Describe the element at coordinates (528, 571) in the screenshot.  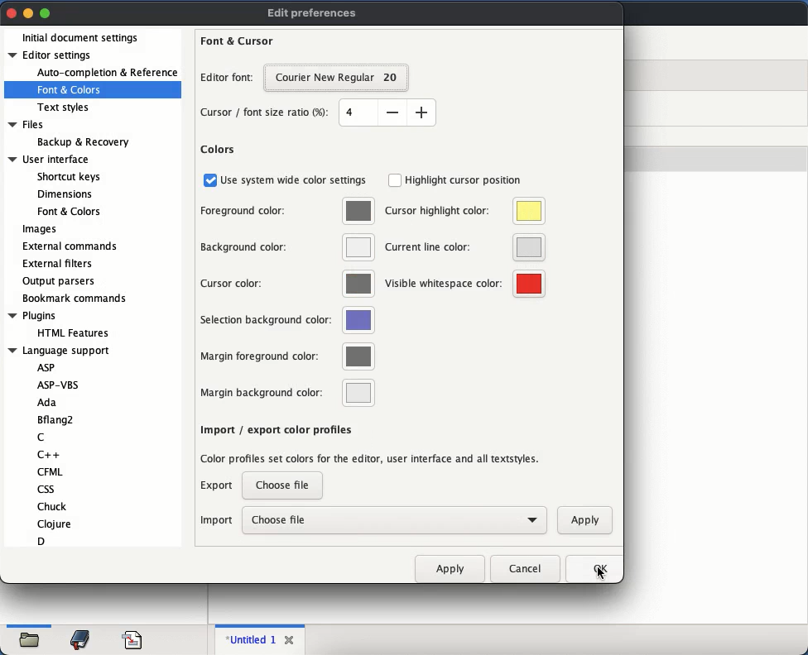
I see `cancel` at that location.